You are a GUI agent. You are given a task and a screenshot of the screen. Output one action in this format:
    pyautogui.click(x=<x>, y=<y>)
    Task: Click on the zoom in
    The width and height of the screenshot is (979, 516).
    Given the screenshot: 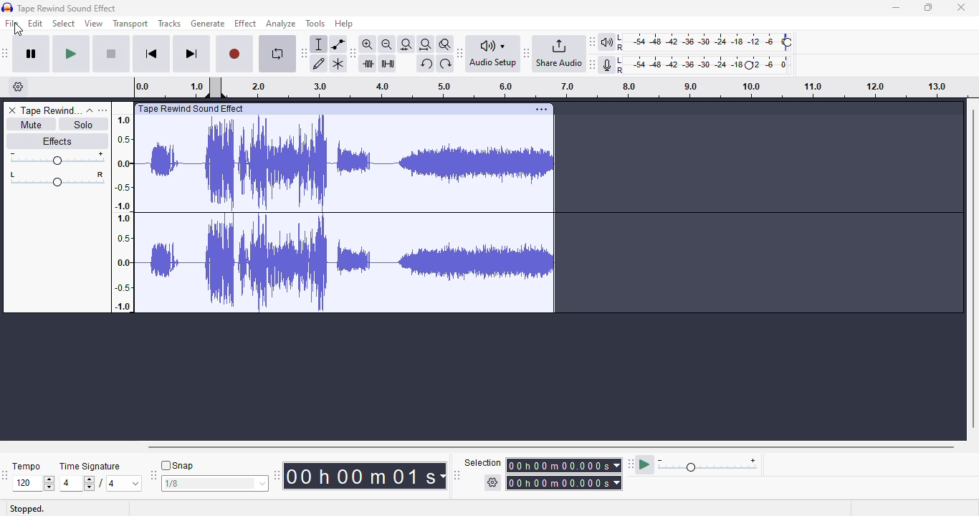 What is the action you would take?
    pyautogui.click(x=367, y=44)
    